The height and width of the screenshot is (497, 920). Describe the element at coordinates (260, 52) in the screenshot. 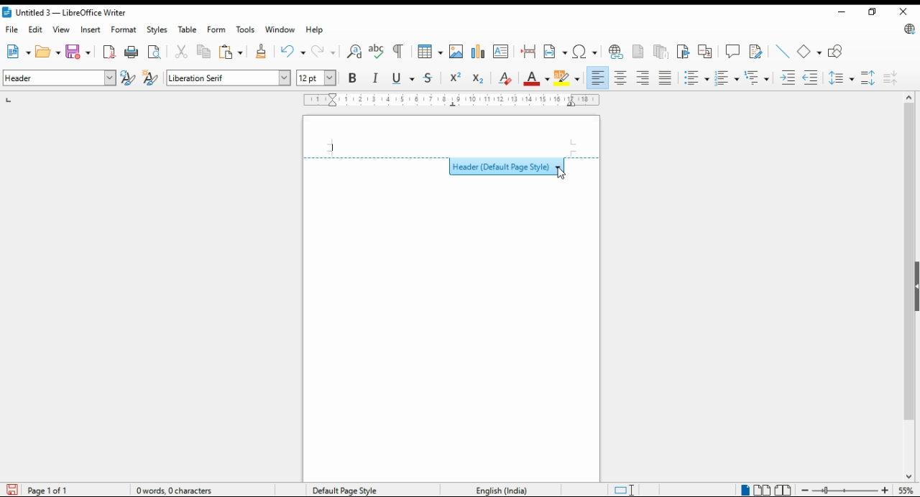

I see `clone formatting` at that location.